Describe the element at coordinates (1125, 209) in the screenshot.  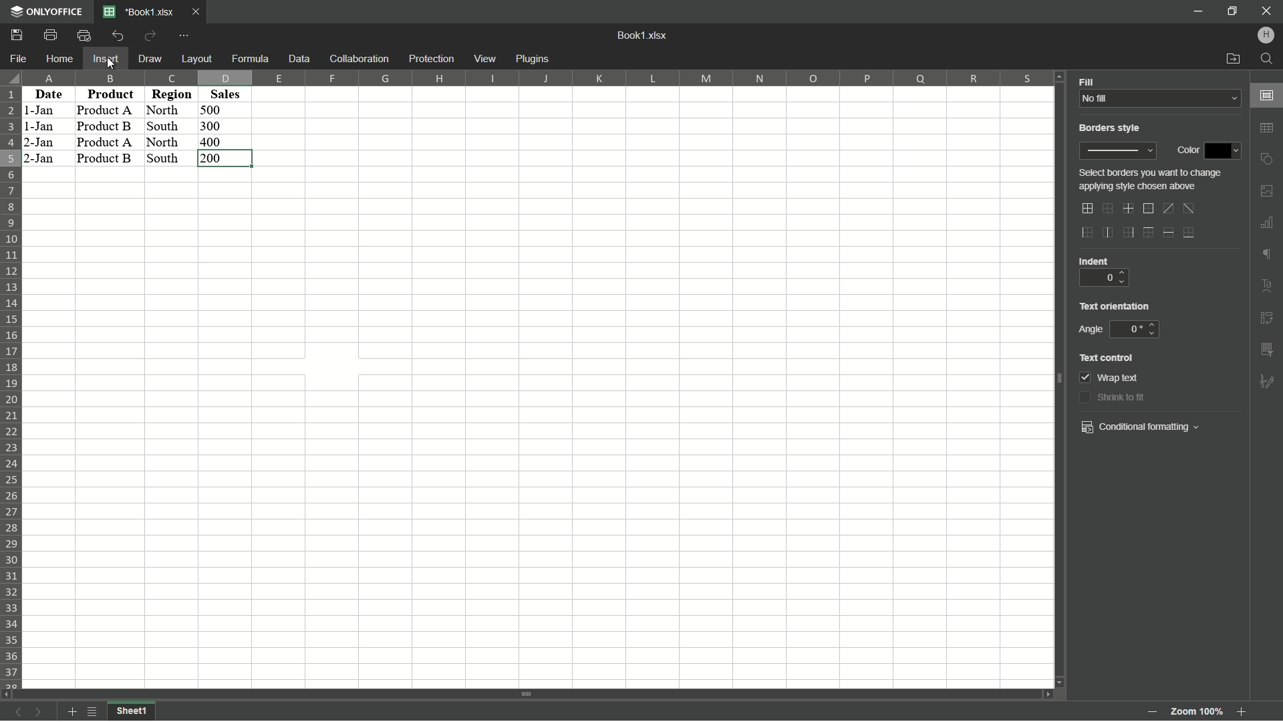
I see `inner lines only` at that location.